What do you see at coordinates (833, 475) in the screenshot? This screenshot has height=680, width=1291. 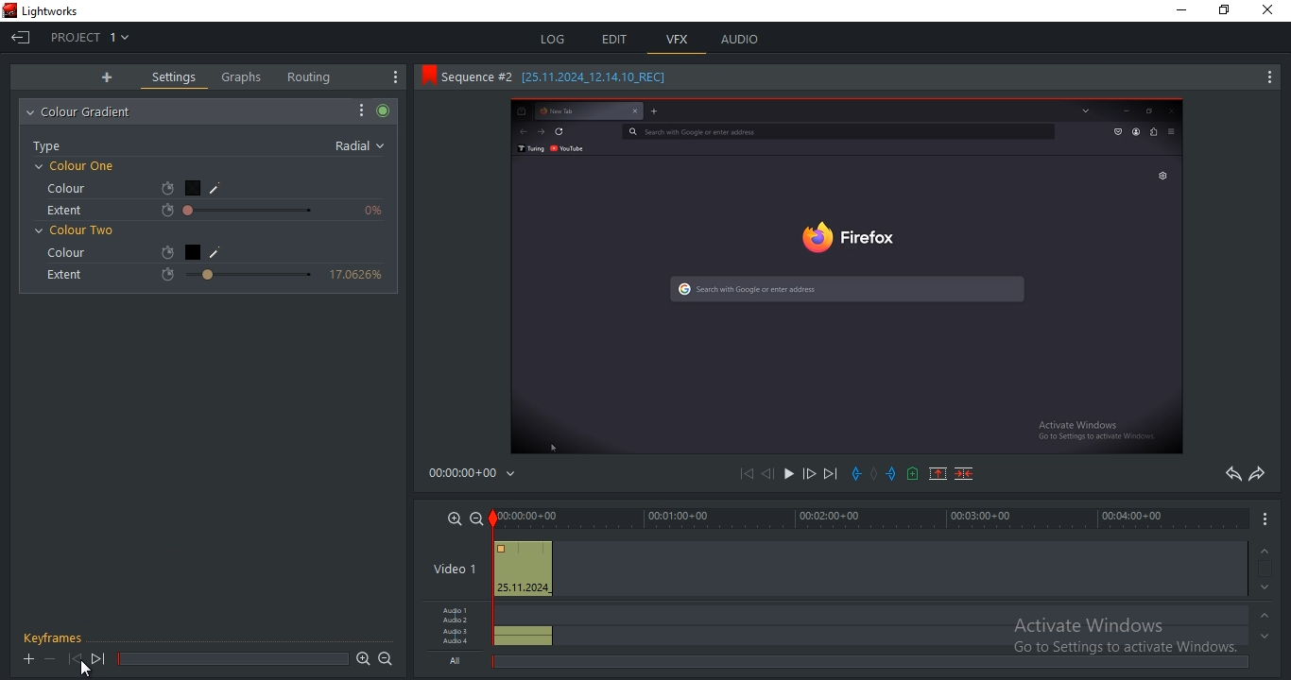 I see `move forward` at bounding box center [833, 475].